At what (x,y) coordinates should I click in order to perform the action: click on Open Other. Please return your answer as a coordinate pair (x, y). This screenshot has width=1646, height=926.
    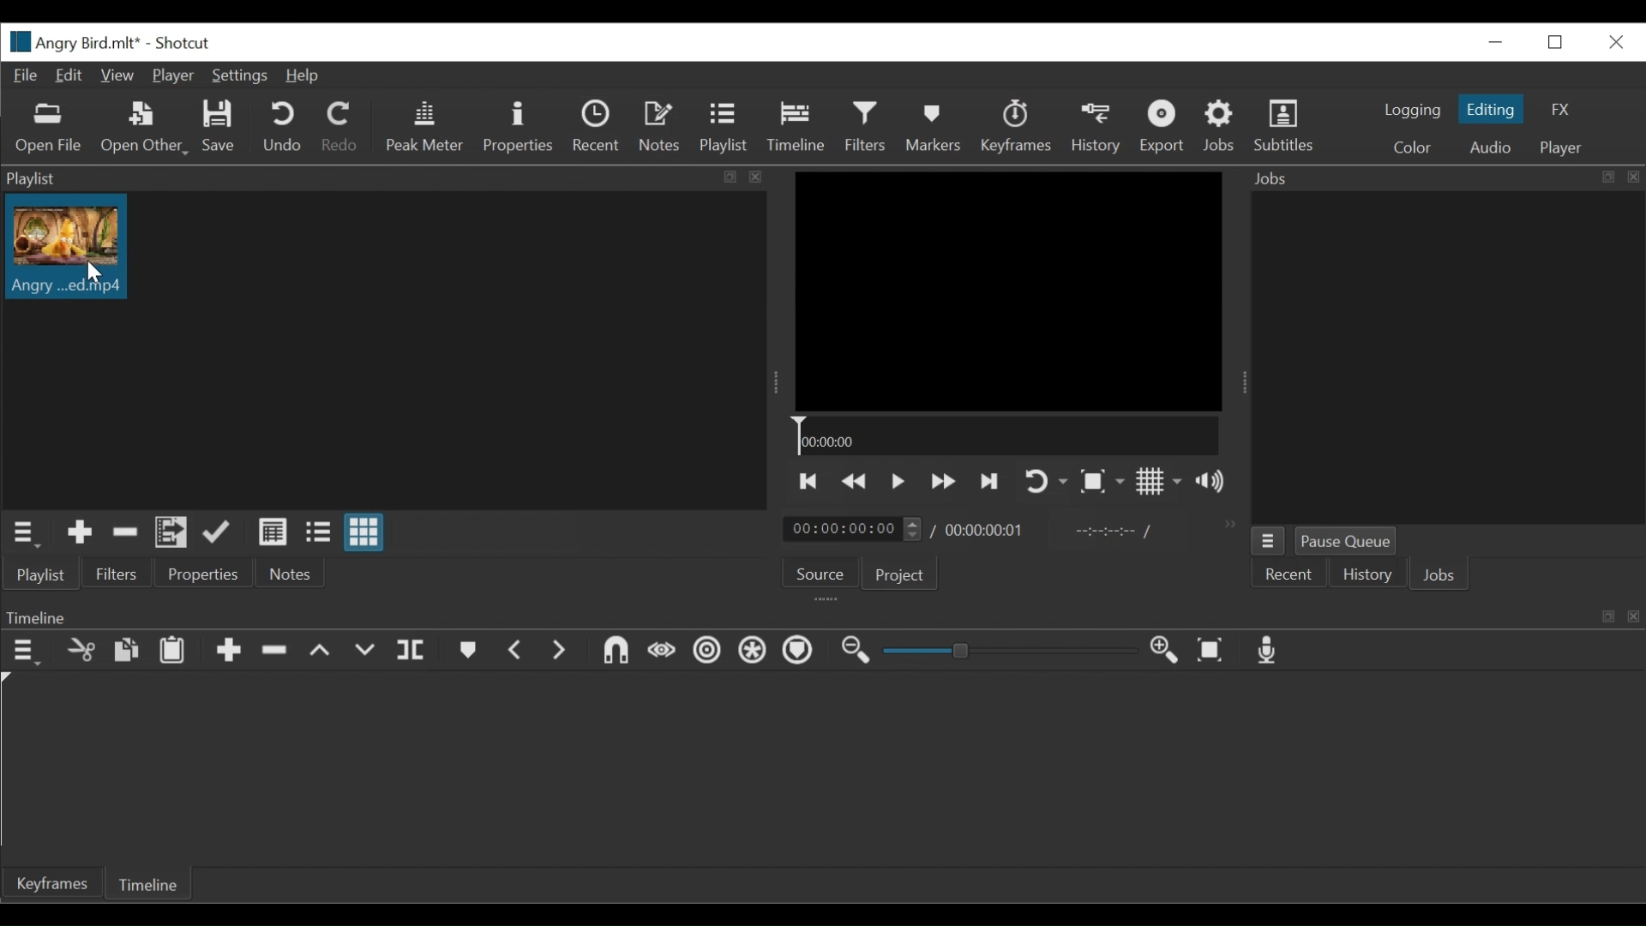
    Looking at the image, I should click on (145, 129).